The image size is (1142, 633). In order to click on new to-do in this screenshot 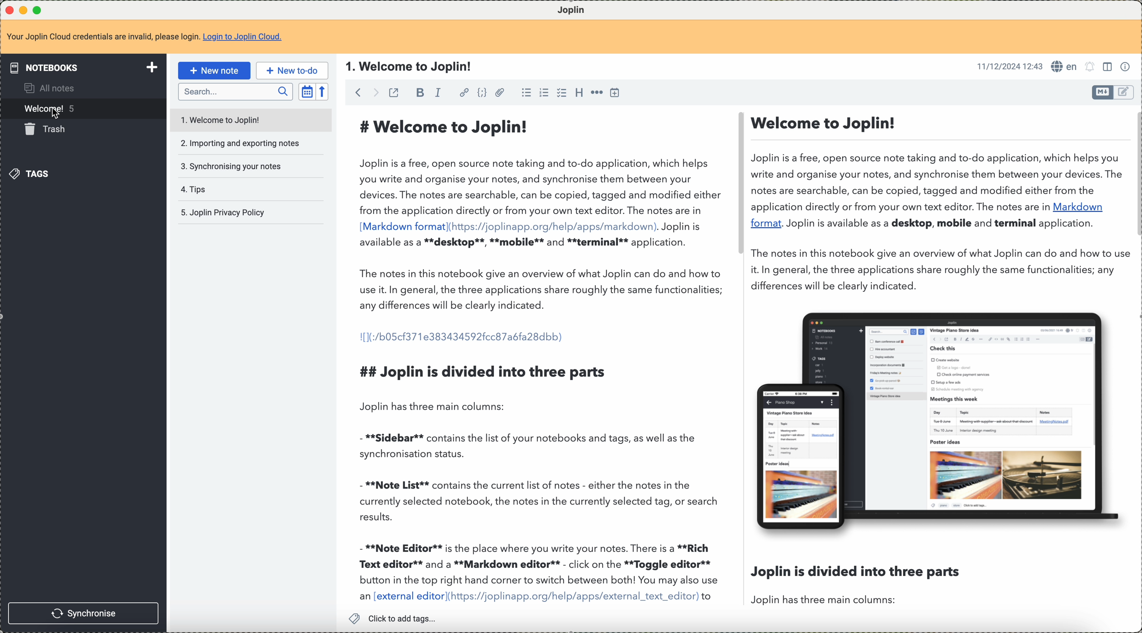, I will do `click(292, 70)`.